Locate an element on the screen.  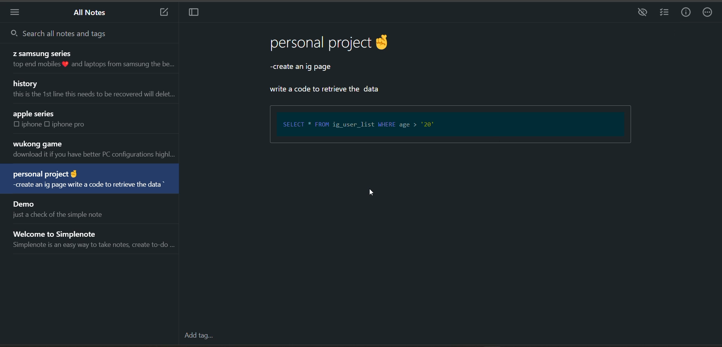
note title  and preview is located at coordinates (89, 180).